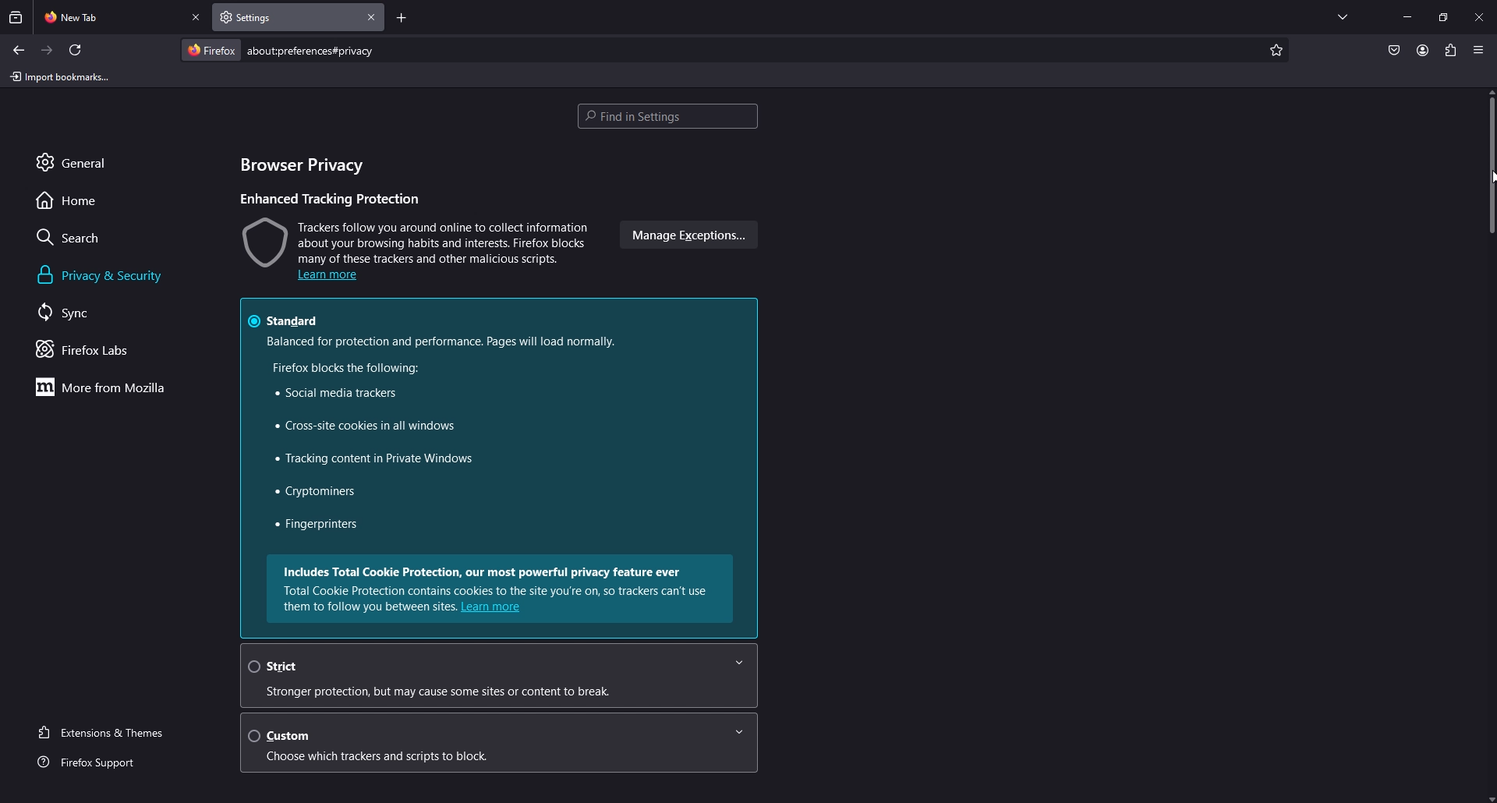  Describe the element at coordinates (48, 51) in the screenshot. I see `forward` at that location.